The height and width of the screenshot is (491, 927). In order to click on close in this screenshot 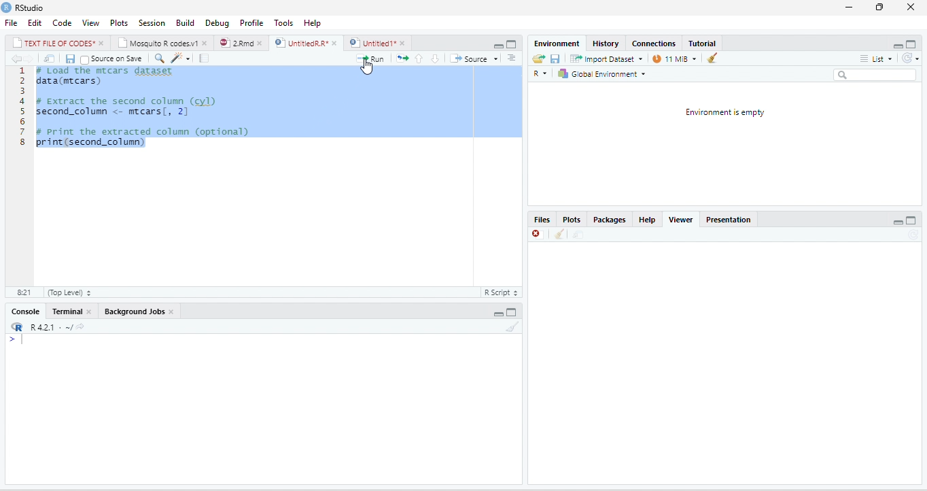, I will do `click(90, 311)`.